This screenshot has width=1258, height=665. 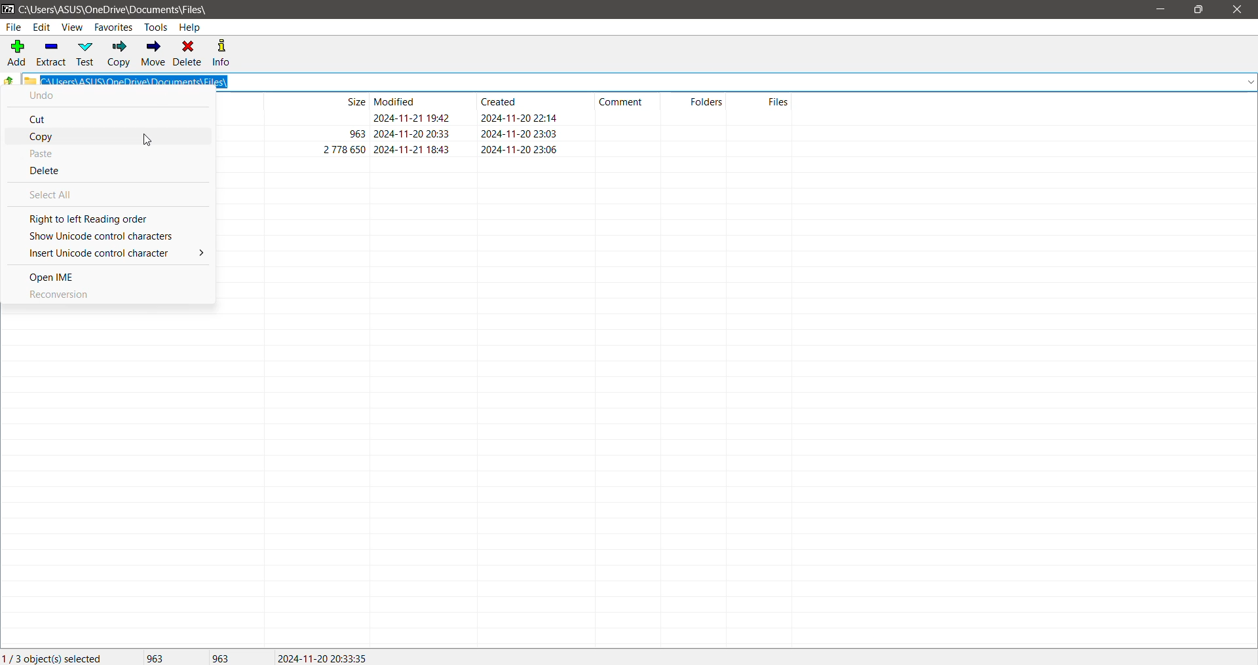 What do you see at coordinates (42, 154) in the screenshot?
I see `Paste` at bounding box center [42, 154].